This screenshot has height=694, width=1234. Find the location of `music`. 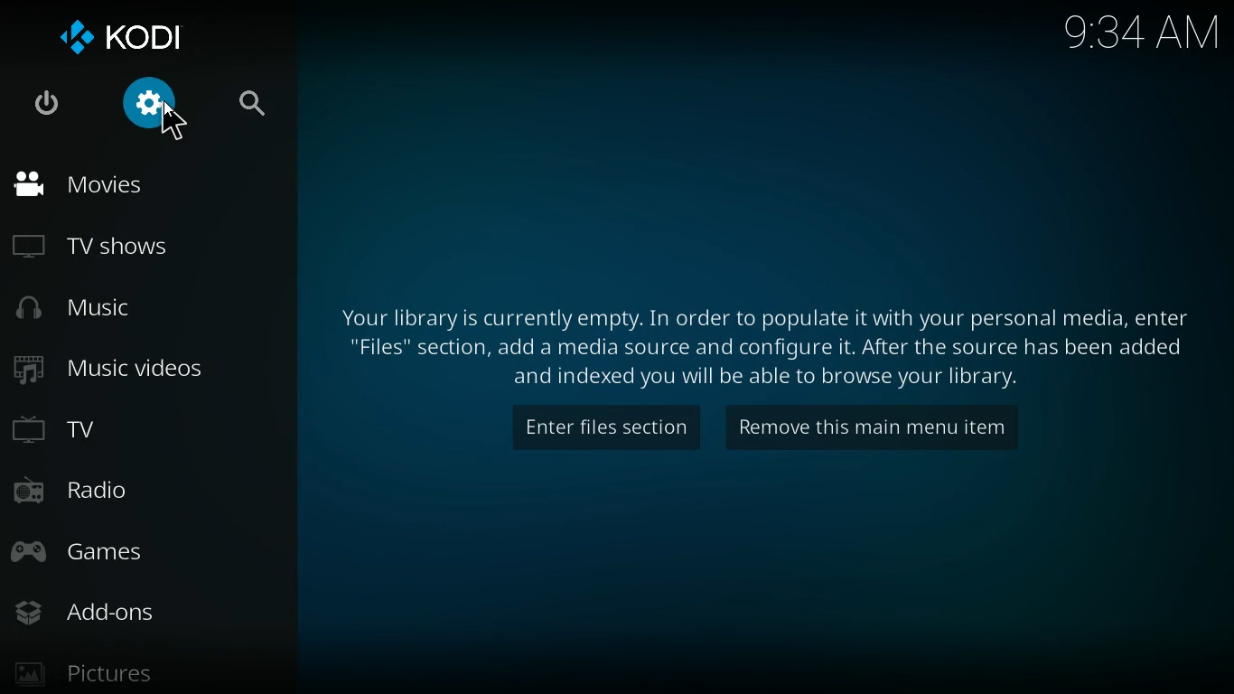

music is located at coordinates (104, 312).